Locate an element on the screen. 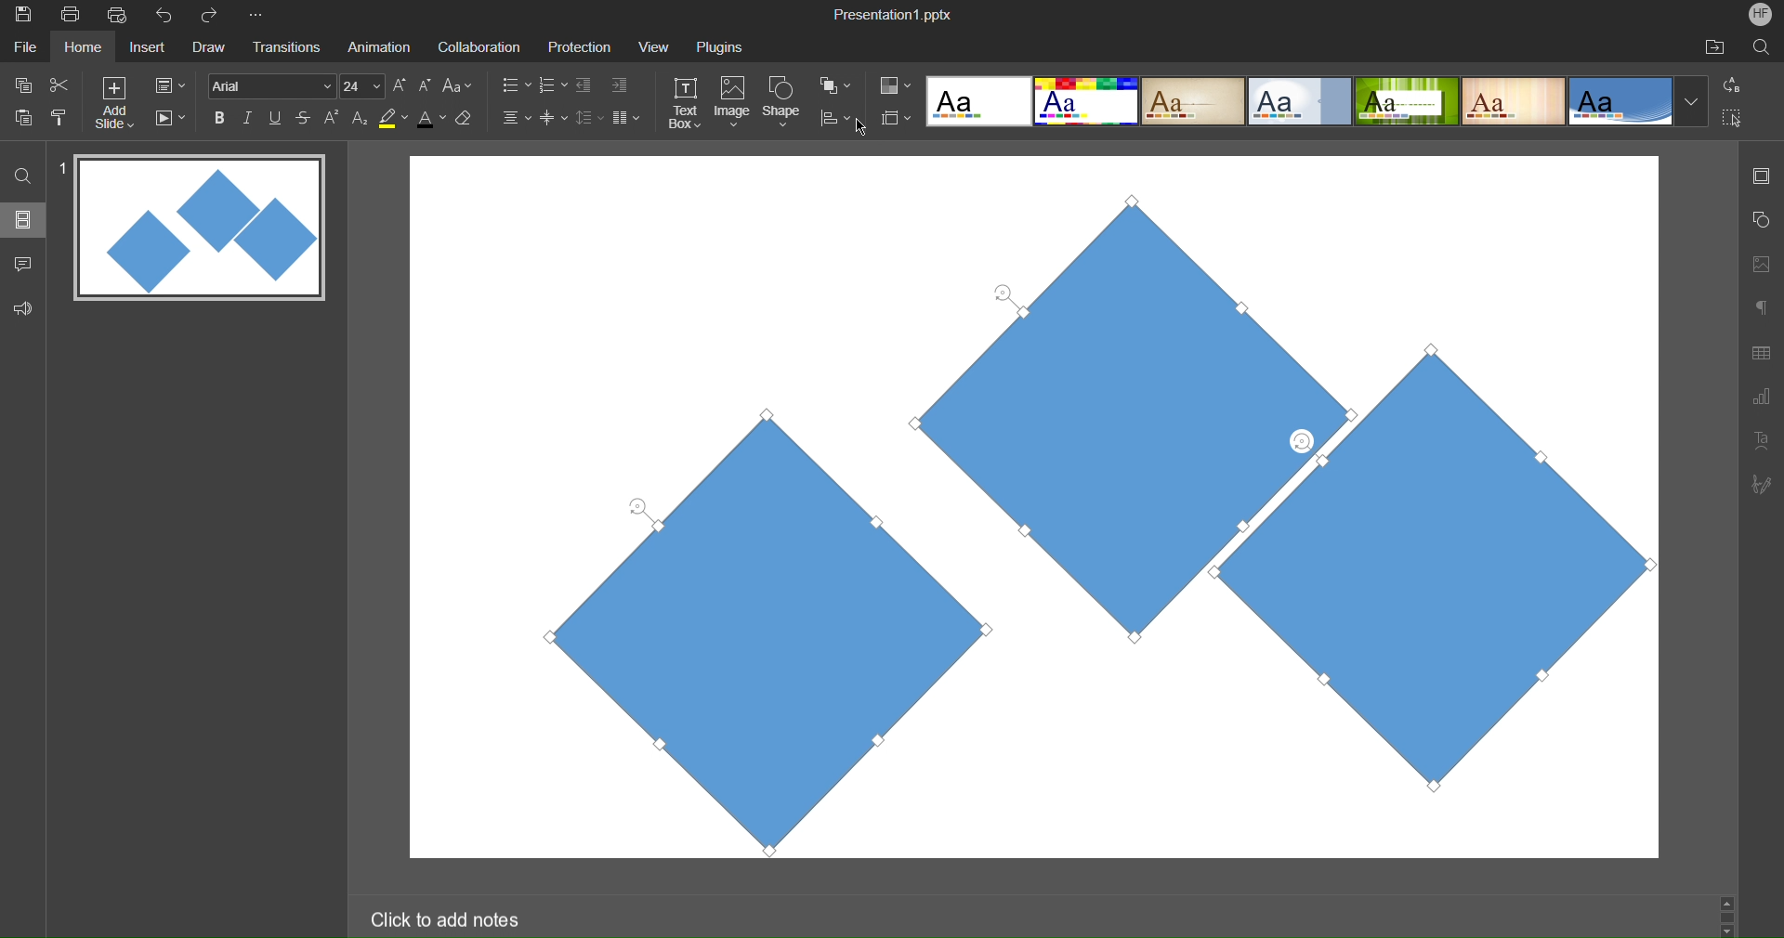 Image resolution: width=1784 pixels, height=938 pixels. Line Spacing is located at coordinates (588, 119).